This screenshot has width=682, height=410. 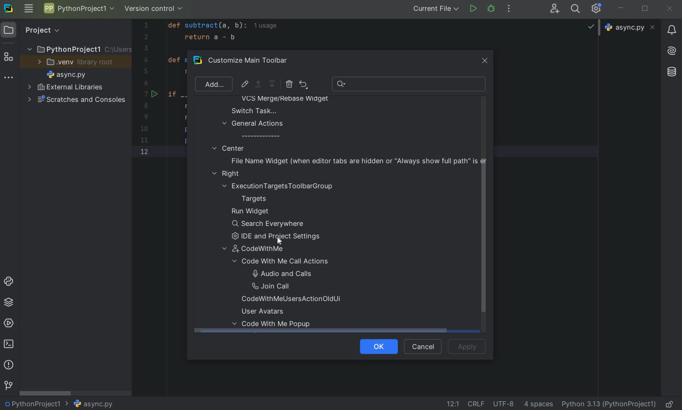 What do you see at coordinates (250, 212) in the screenshot?
I see `run widget` at bounding box center [250, 212].